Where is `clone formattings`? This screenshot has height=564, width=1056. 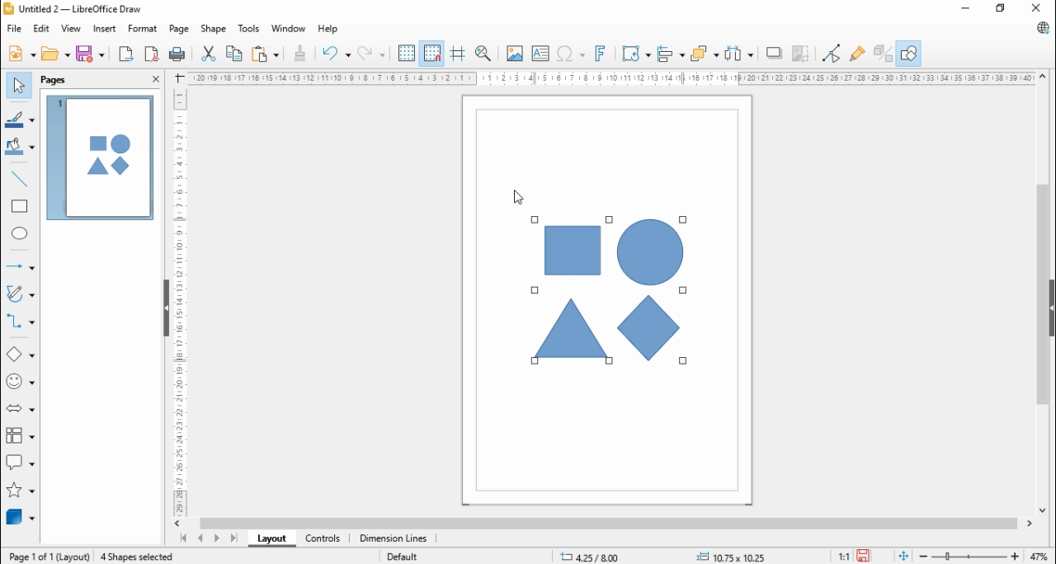 clone formattings is located at coordinates (299, 54).